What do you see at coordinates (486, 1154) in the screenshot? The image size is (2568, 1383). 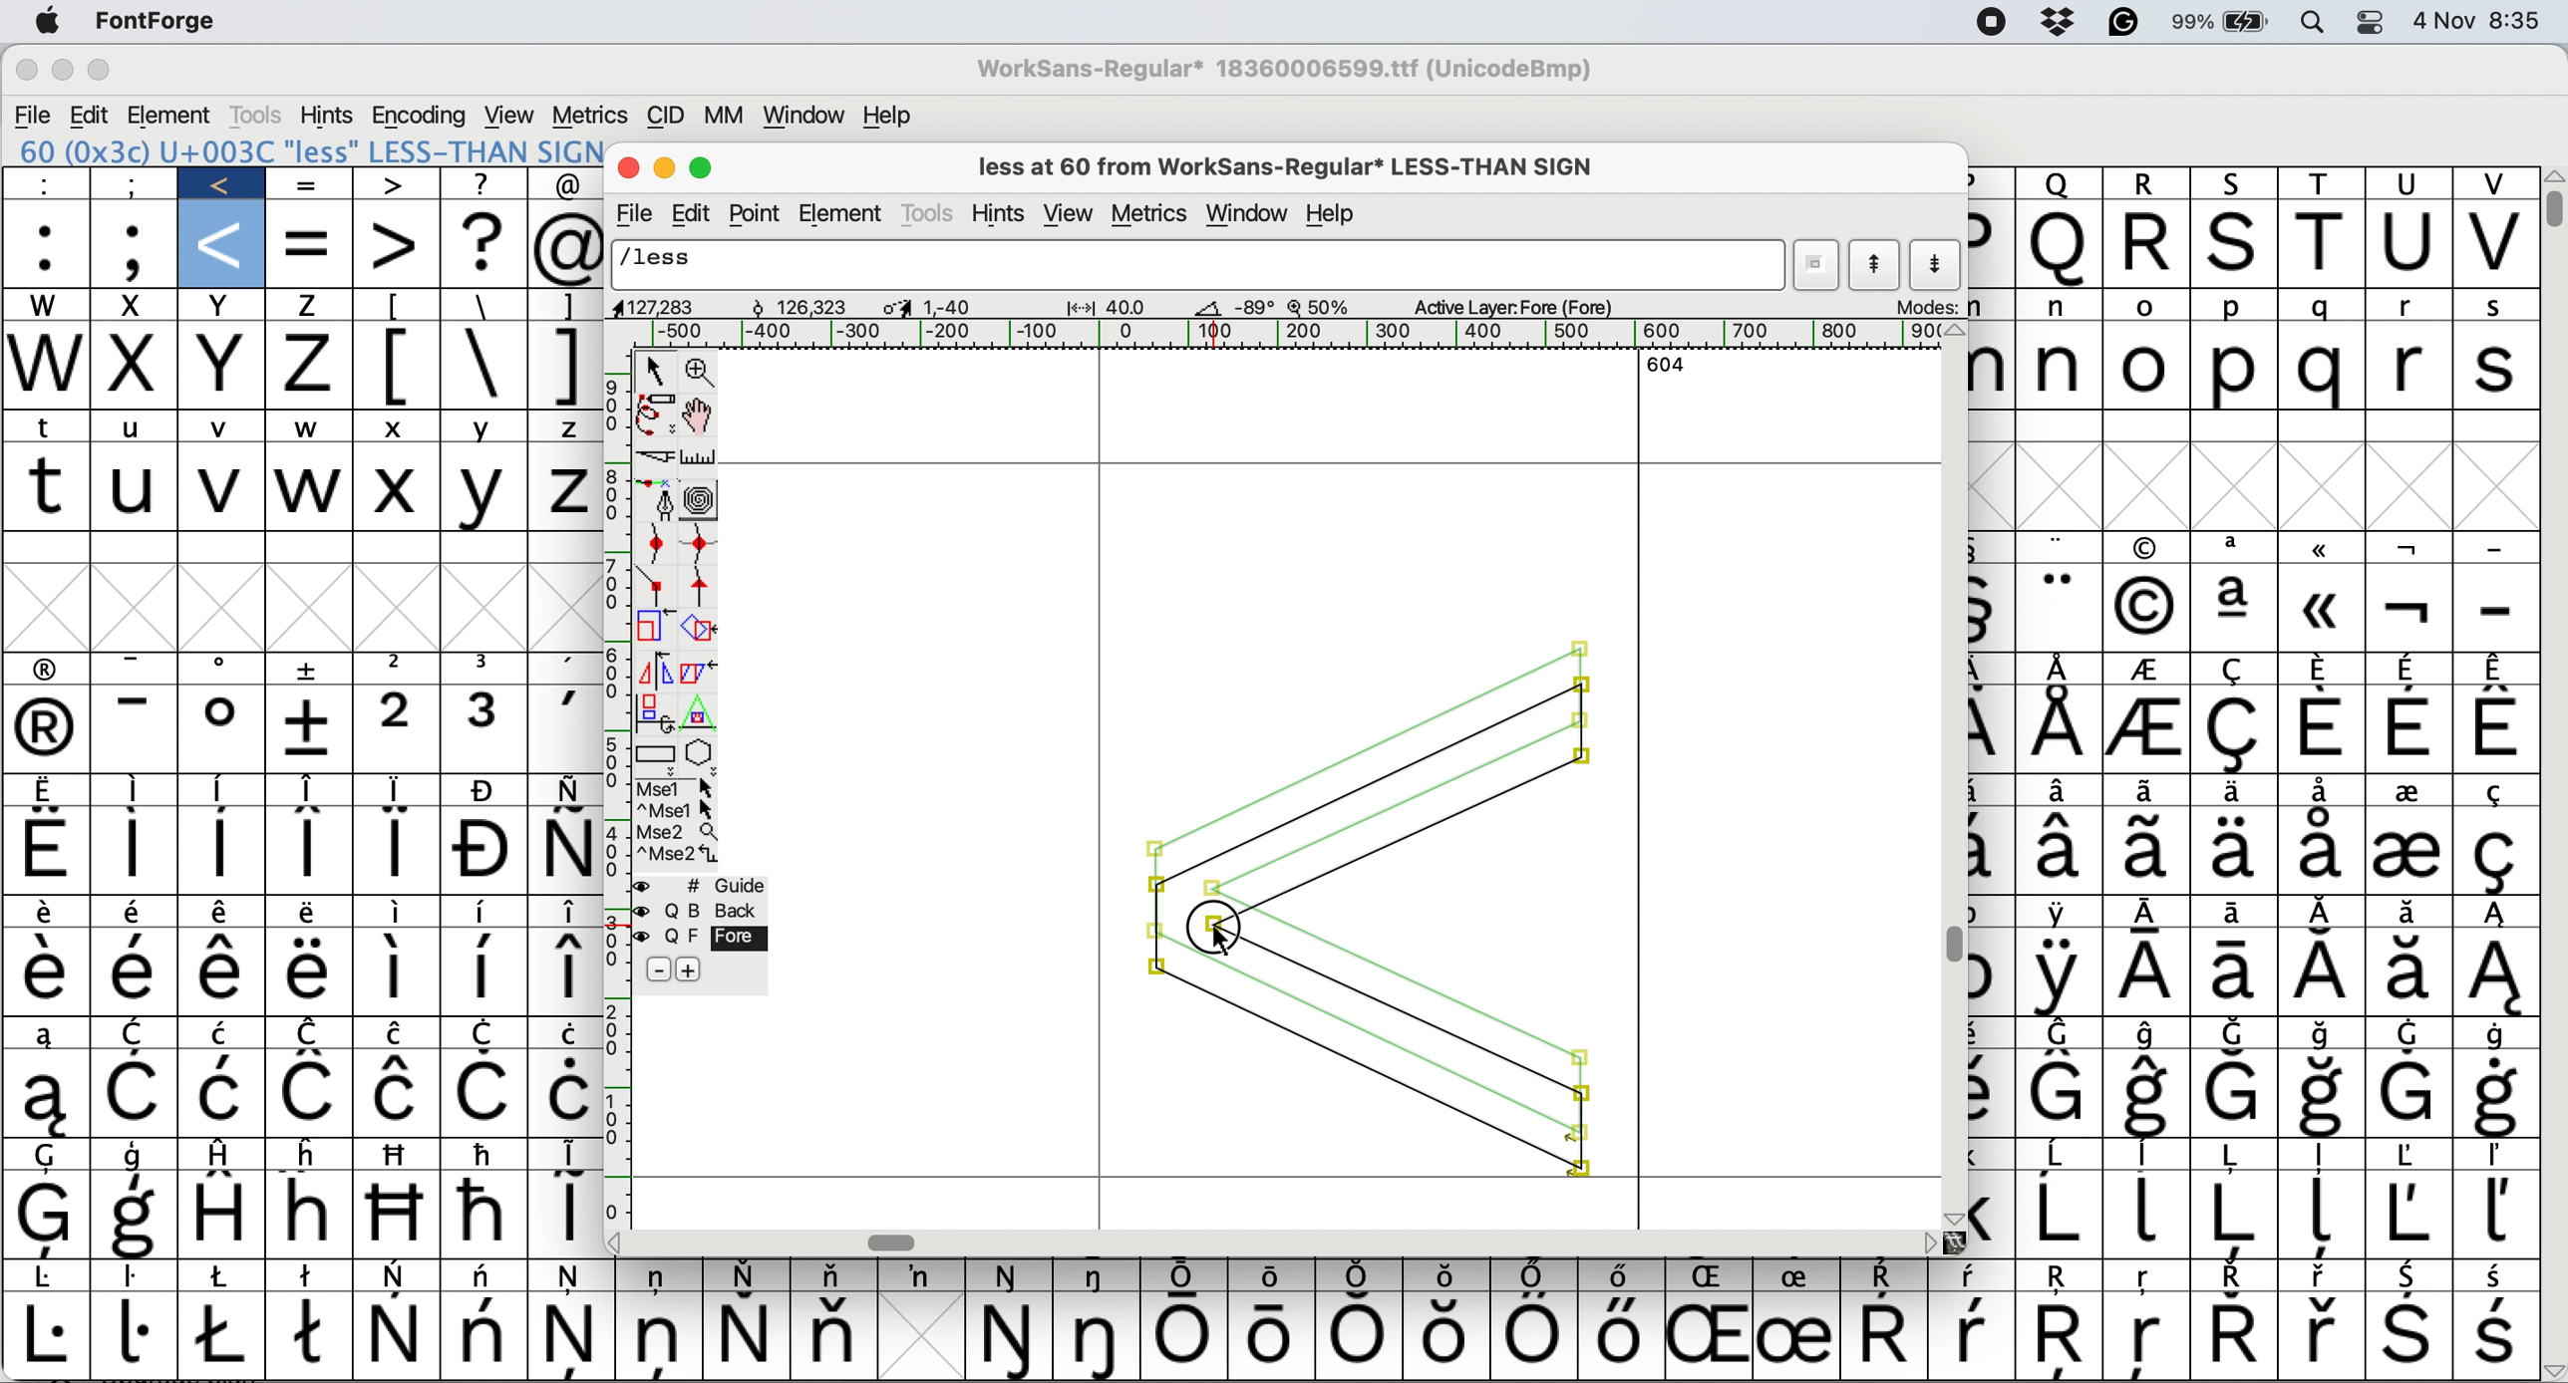 I see `Symbol` at bounding box center [486, 1154].